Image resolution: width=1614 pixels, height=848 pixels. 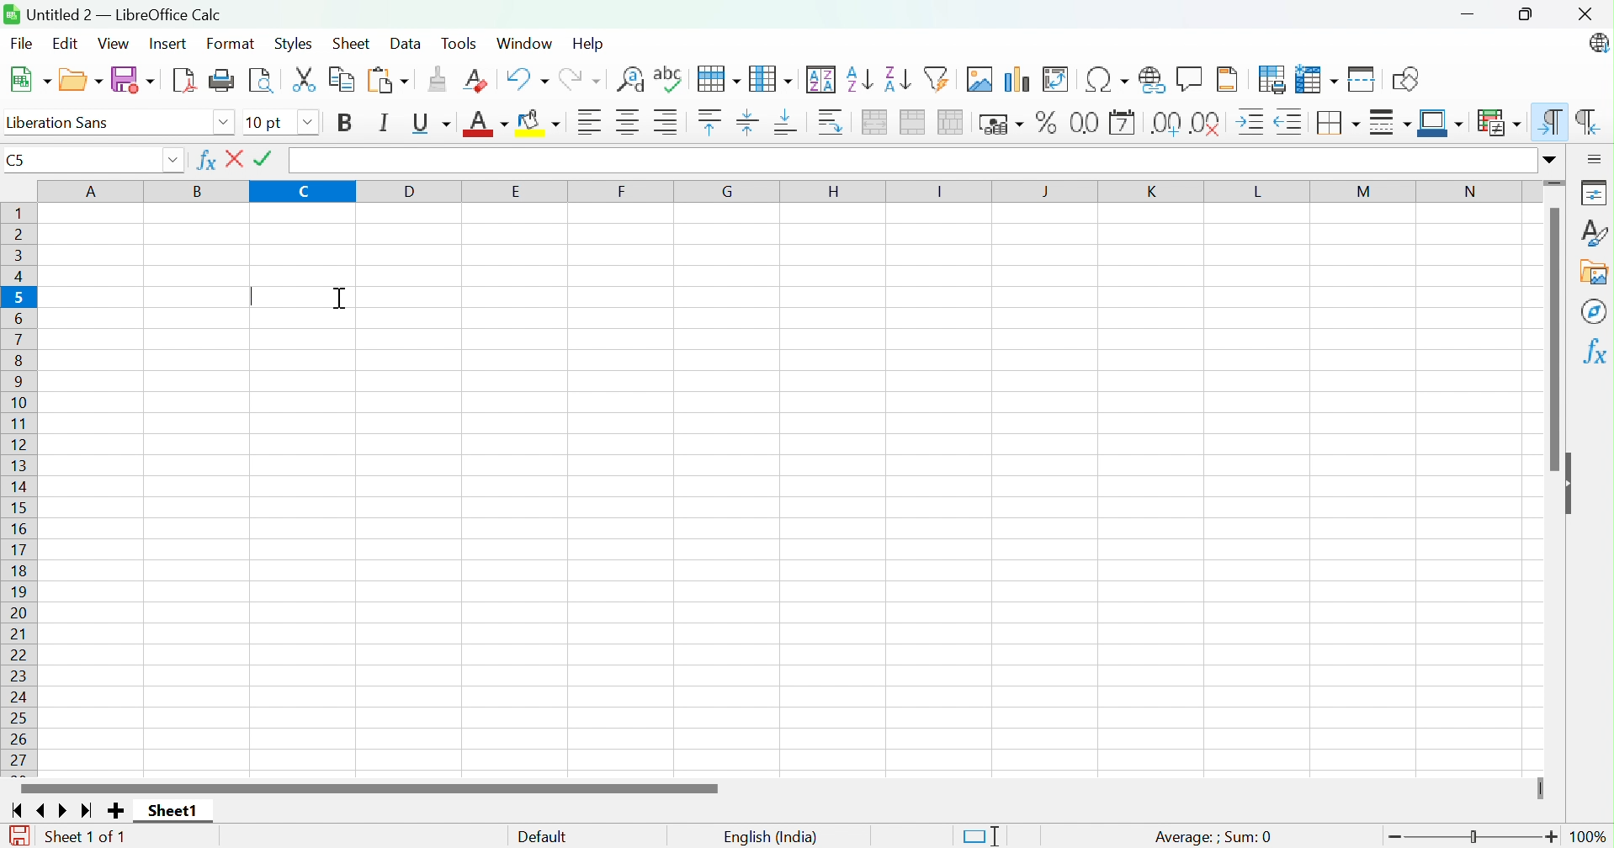 What do you see at coordinates (1394, 839) in the screenshot?
I see `Zoom out` at bounding box center [1394, 839].